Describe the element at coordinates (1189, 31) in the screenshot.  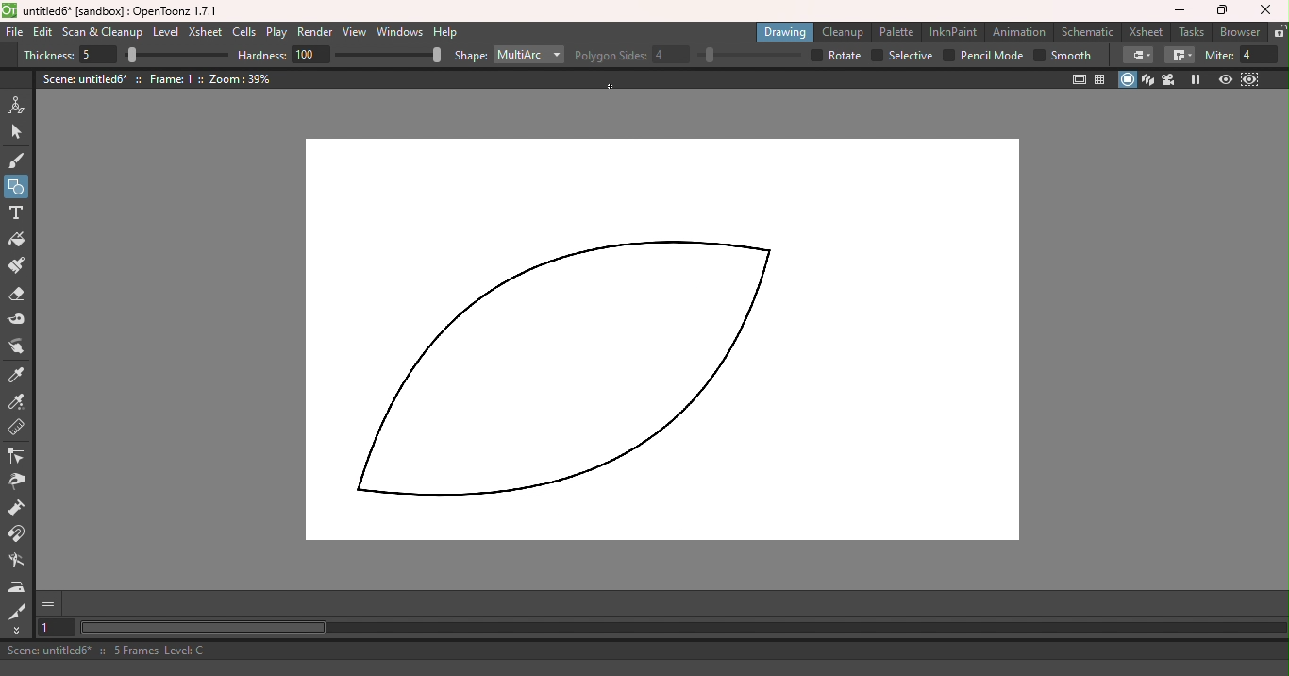
I see `Tasks` at that location.